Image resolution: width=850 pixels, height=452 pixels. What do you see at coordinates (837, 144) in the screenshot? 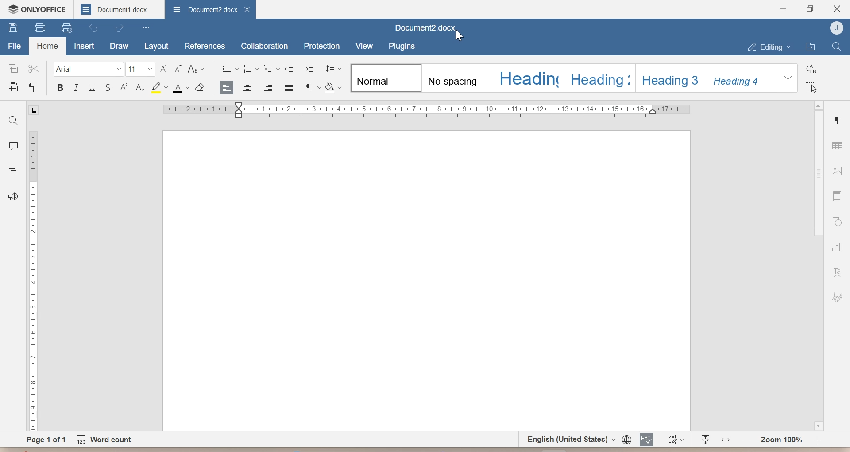
I see `Table` at bounding box center [837, 144].